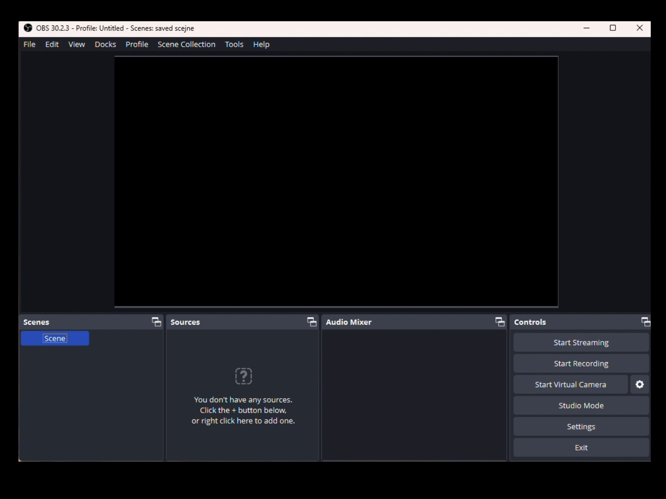 This screenshot has width=666, height=499. What do you see at coordinates (249, 400) in the screenshot?
I see `Any Sources` at bounding box center [249, 400].